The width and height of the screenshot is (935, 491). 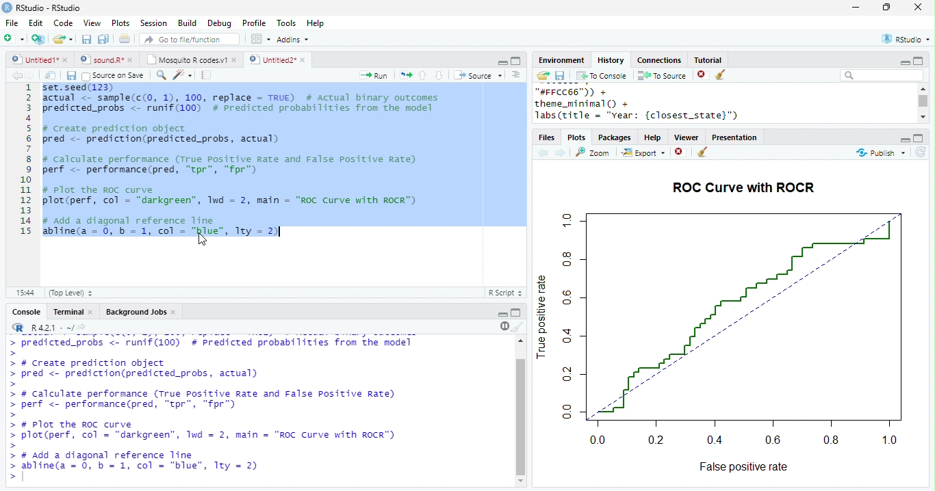 What do you see at coordinates (12, 23) in the screenshot?
I see `File` at bounding box center [12, 23].